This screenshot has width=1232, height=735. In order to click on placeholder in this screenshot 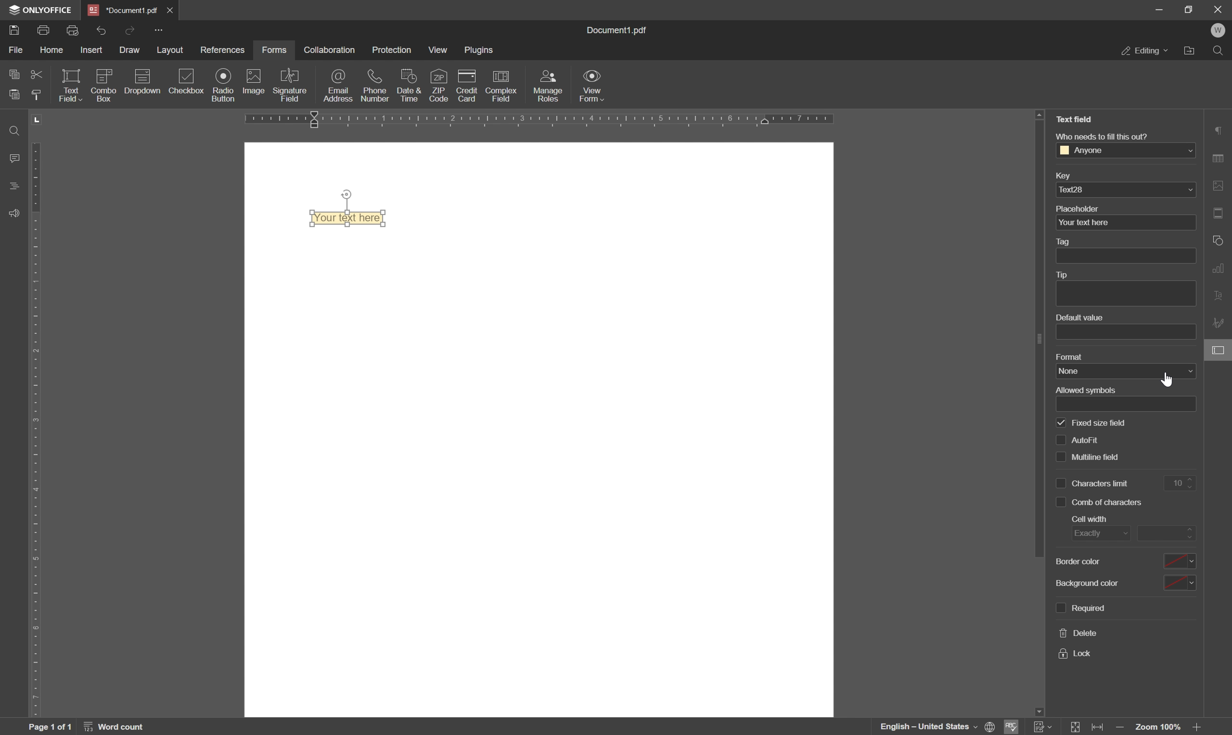, I will do `click(1077, 209)`.